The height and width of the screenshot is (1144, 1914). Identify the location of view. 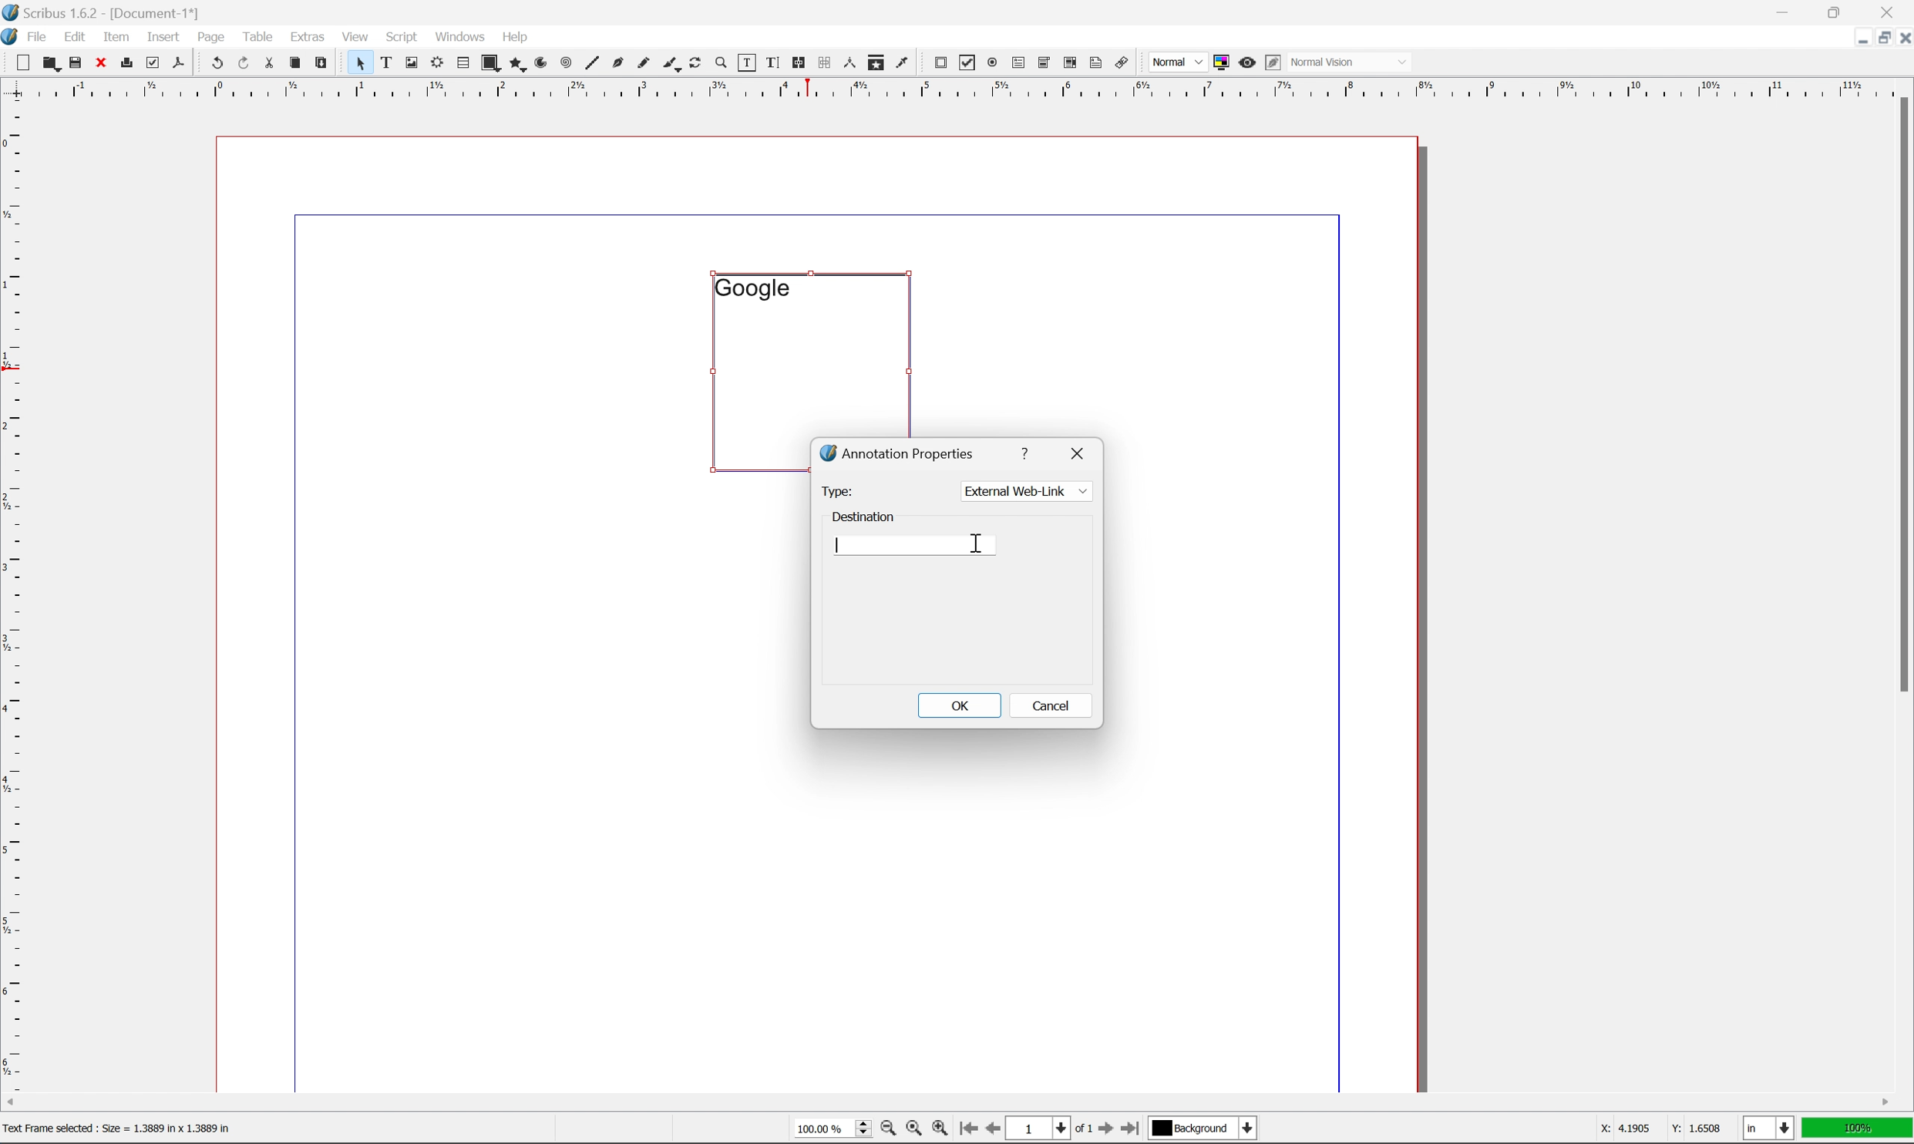
(358, 35).